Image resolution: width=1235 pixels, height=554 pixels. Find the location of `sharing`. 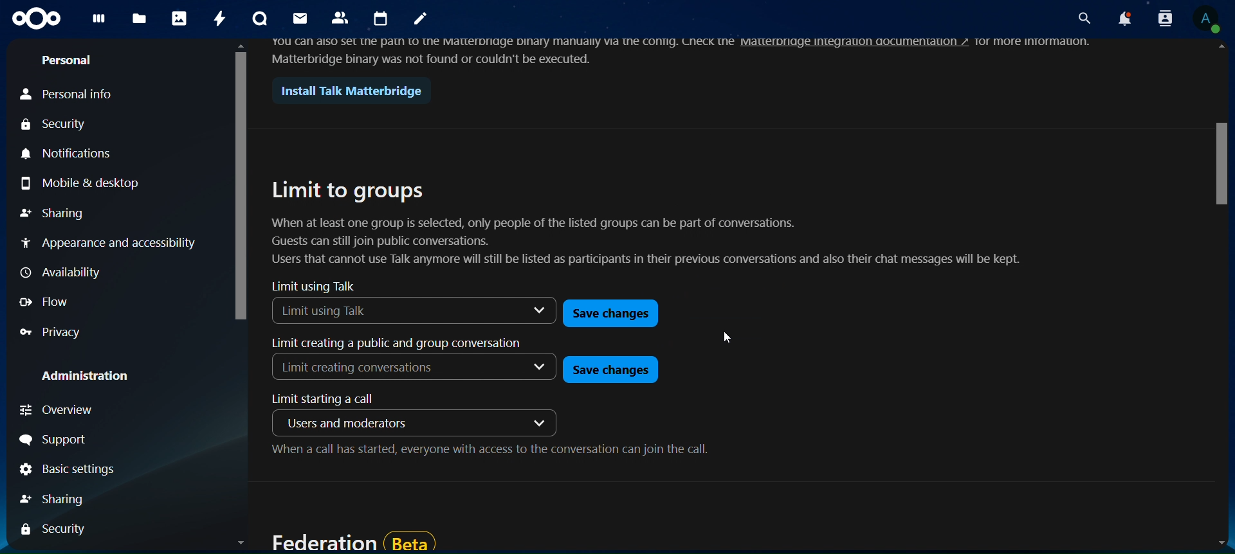

sharing is located at coordinates (59, 499).